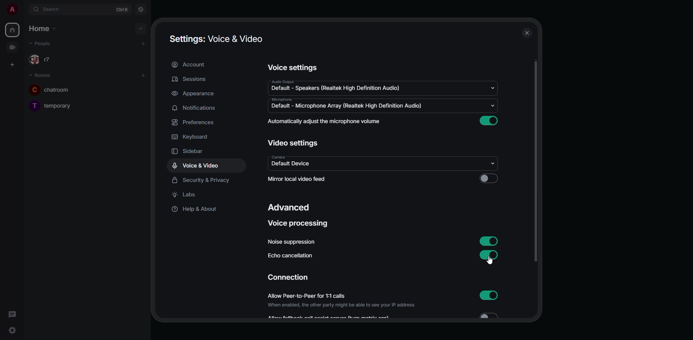 Image resolution: width=693 pixels, height=340 pixels. I want to click on enabled, so click(489, 256).